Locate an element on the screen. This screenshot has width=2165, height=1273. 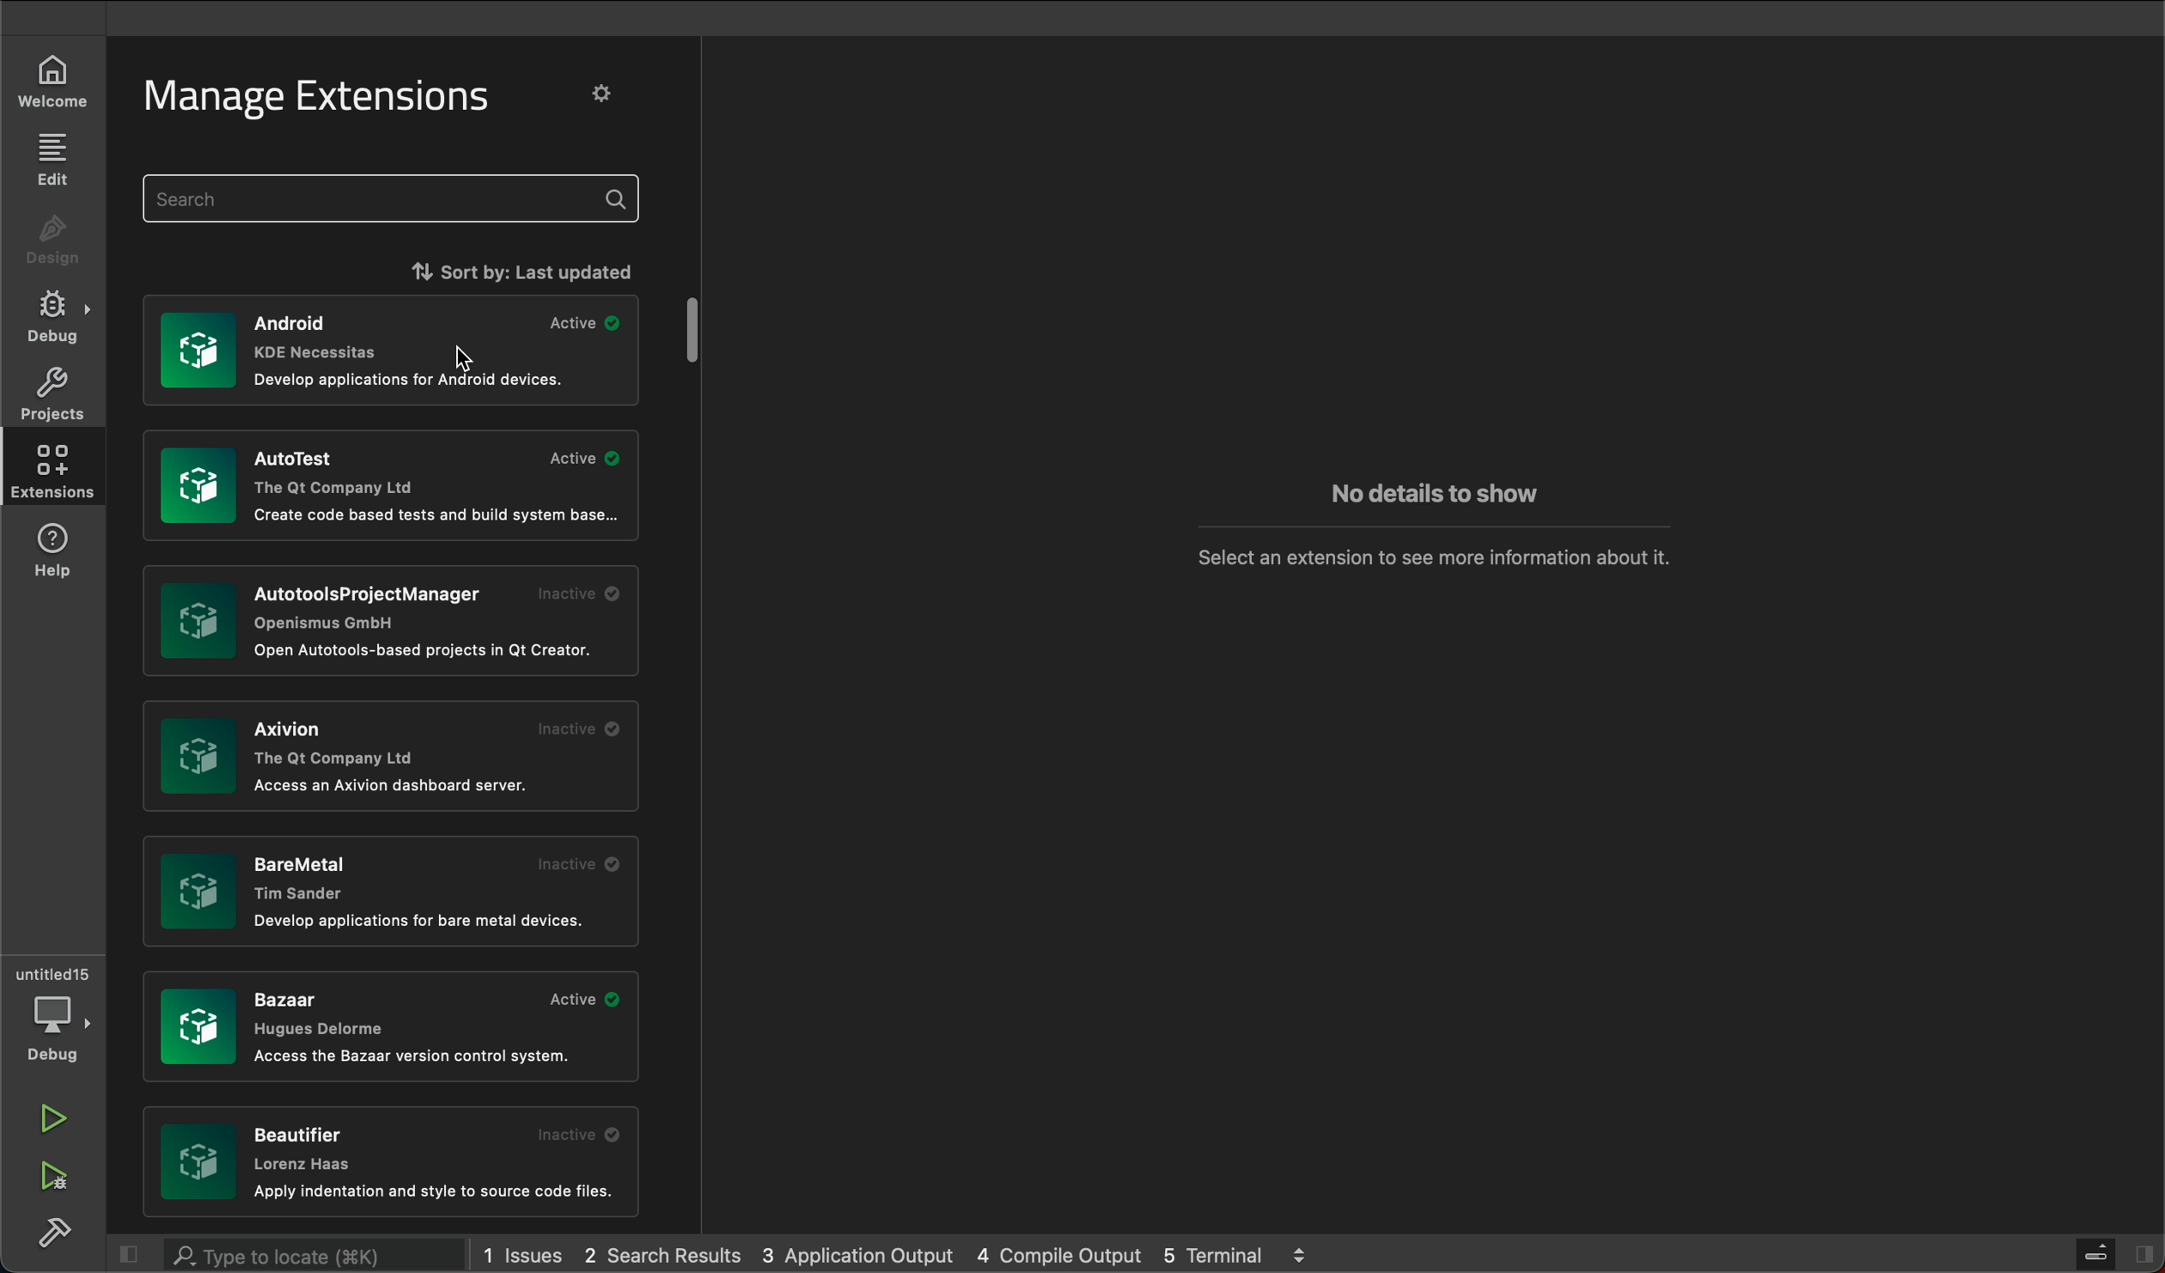
 is located at coordinates (384, 620).